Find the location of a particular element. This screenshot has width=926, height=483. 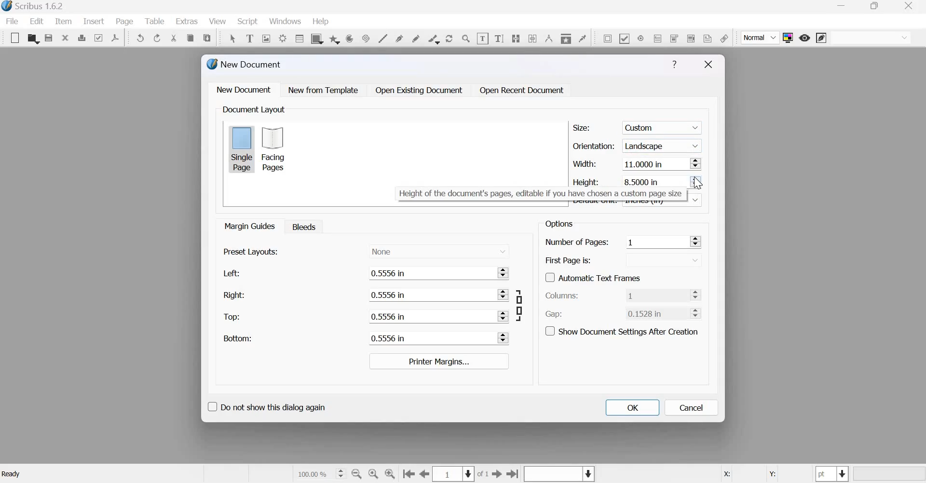

Right: is located at coordinates (233, 295).